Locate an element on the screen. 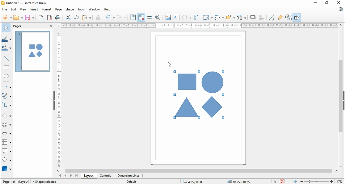 The height and width of the screenshot is (184, 345). flowchart is located at coordinates (6, 142).